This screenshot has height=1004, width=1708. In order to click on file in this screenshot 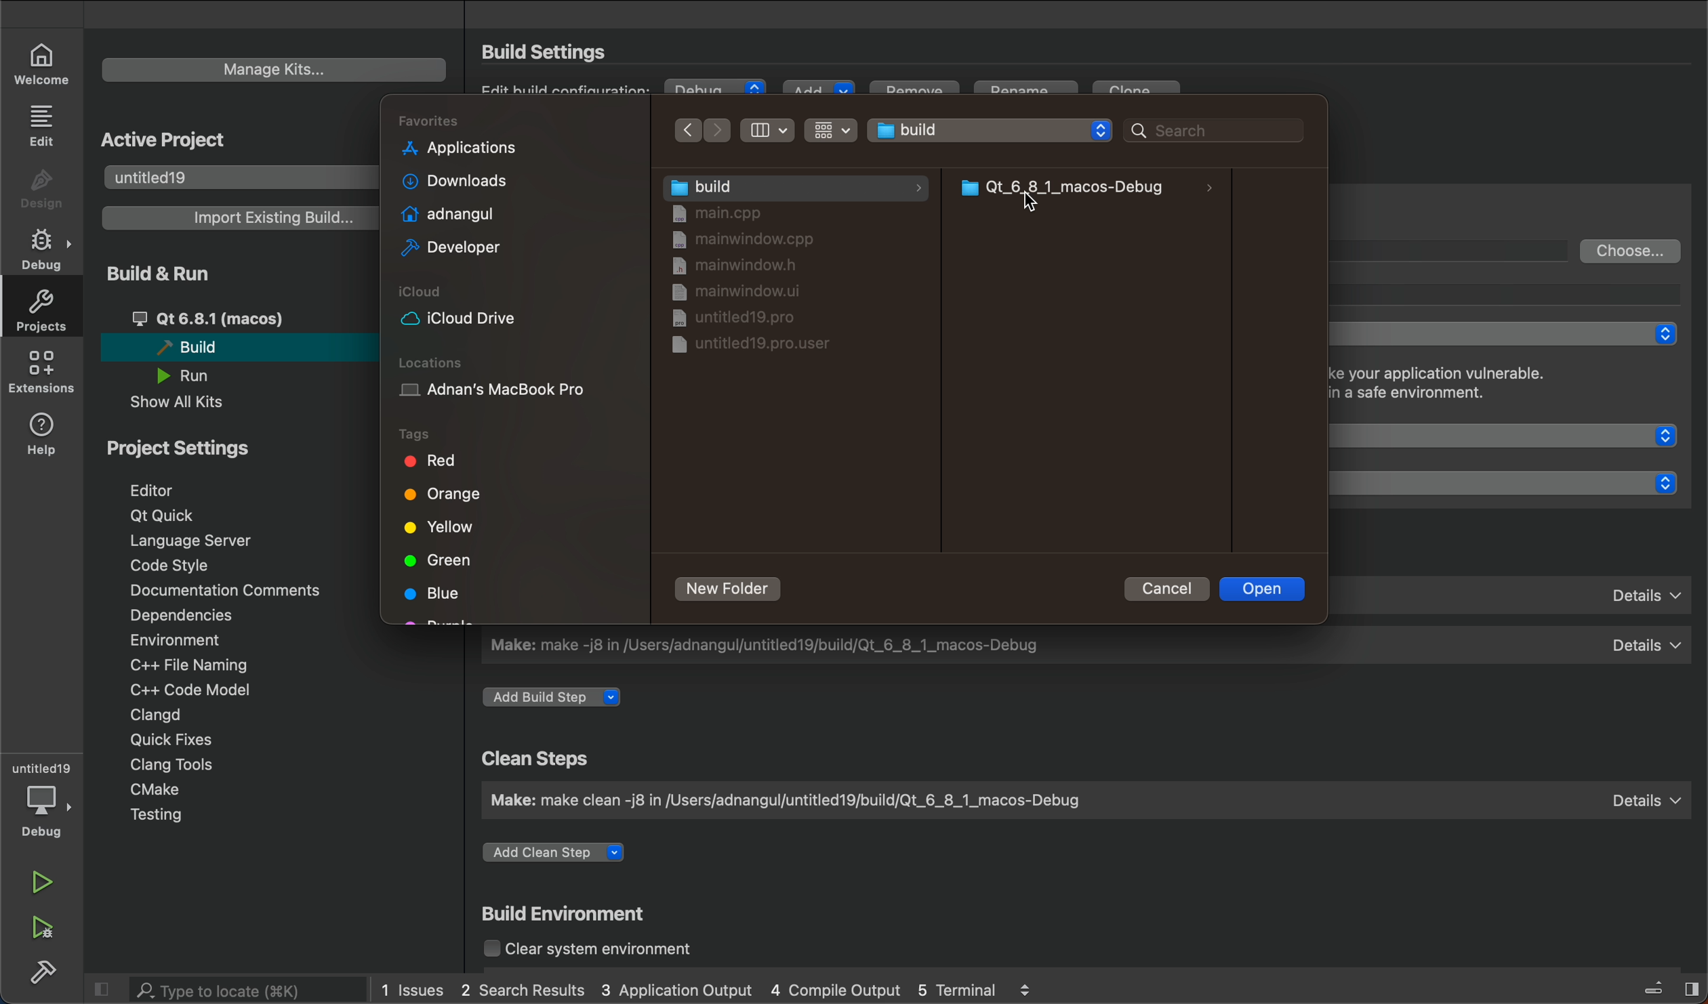, I will do `click(742, 316)`.